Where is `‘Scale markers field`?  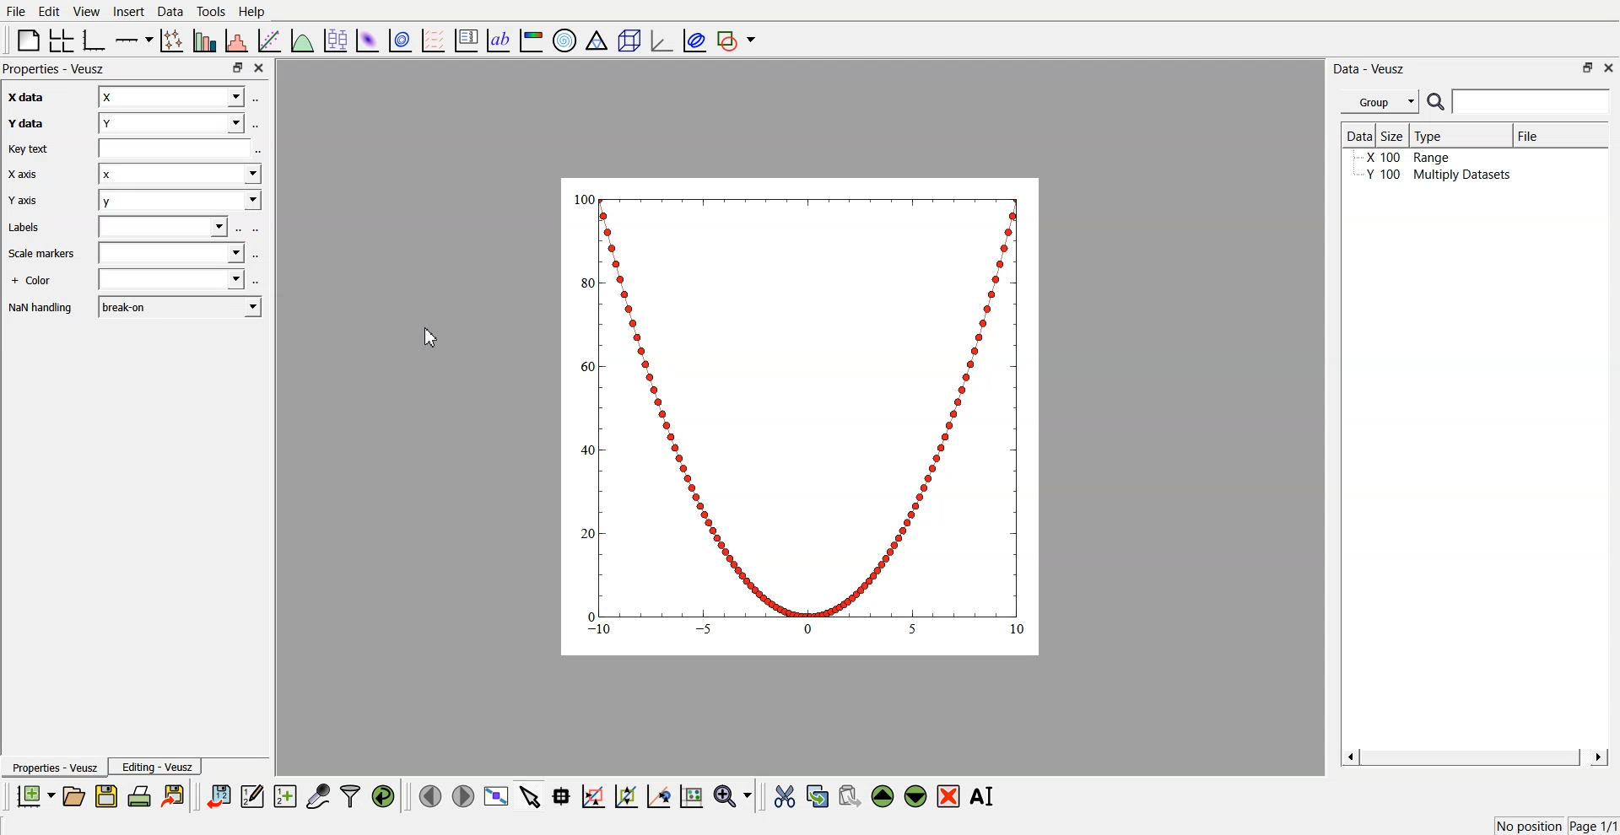 ‘Scale markers field is located at coordinates (170, 252).